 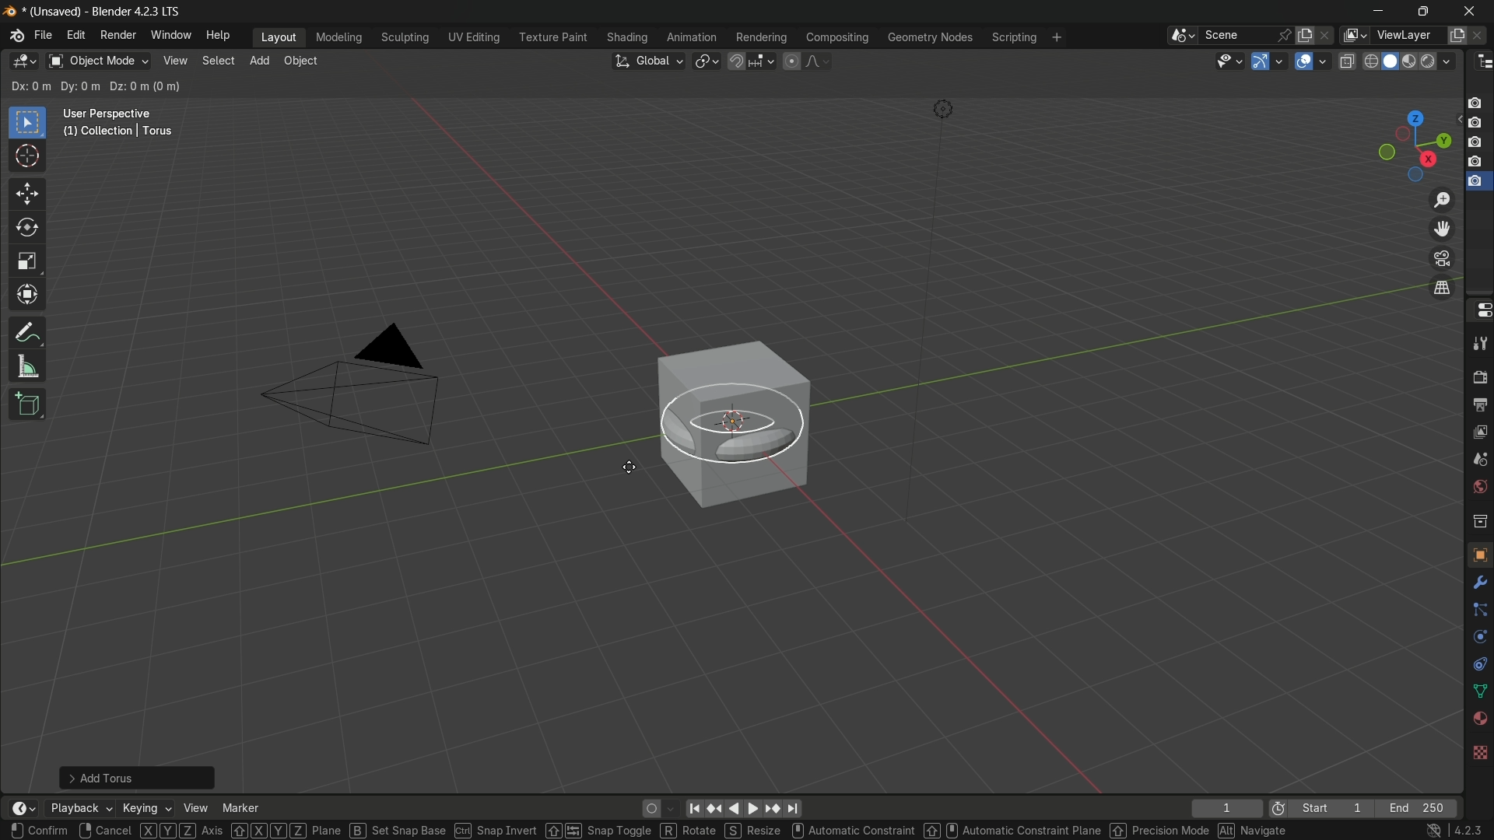 I want to click on toggle x ray, so click(x=1347, y=61).